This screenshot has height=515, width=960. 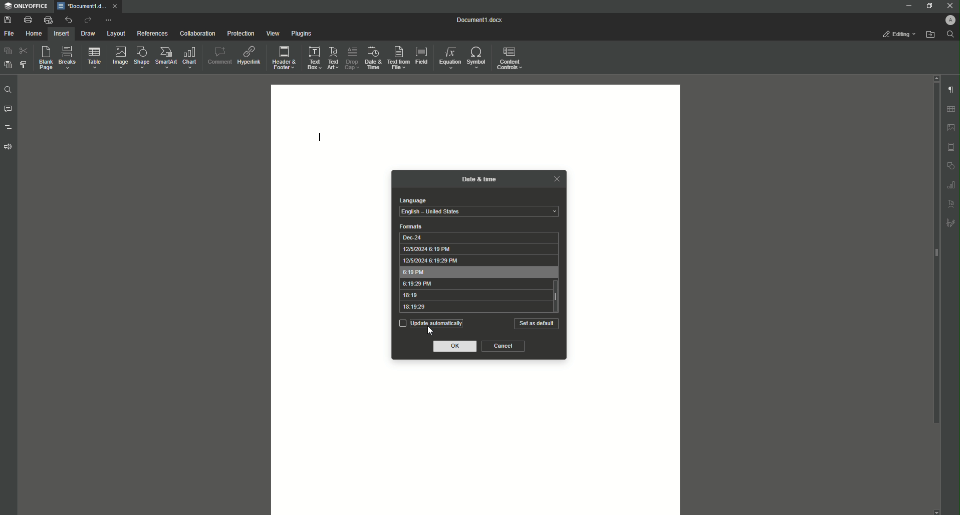 What do you see at coordinates (412, 200) in the screenshot?
I see `language` at bounding box center [412, 200].